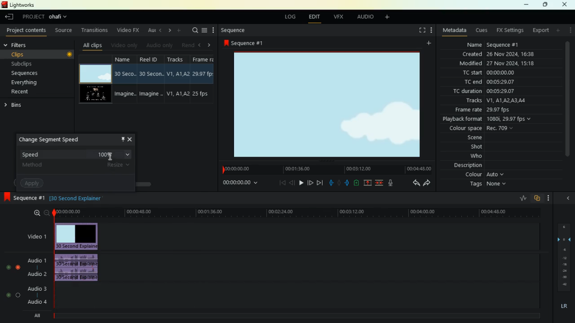  I want to click on audio3, so click(35, 288).